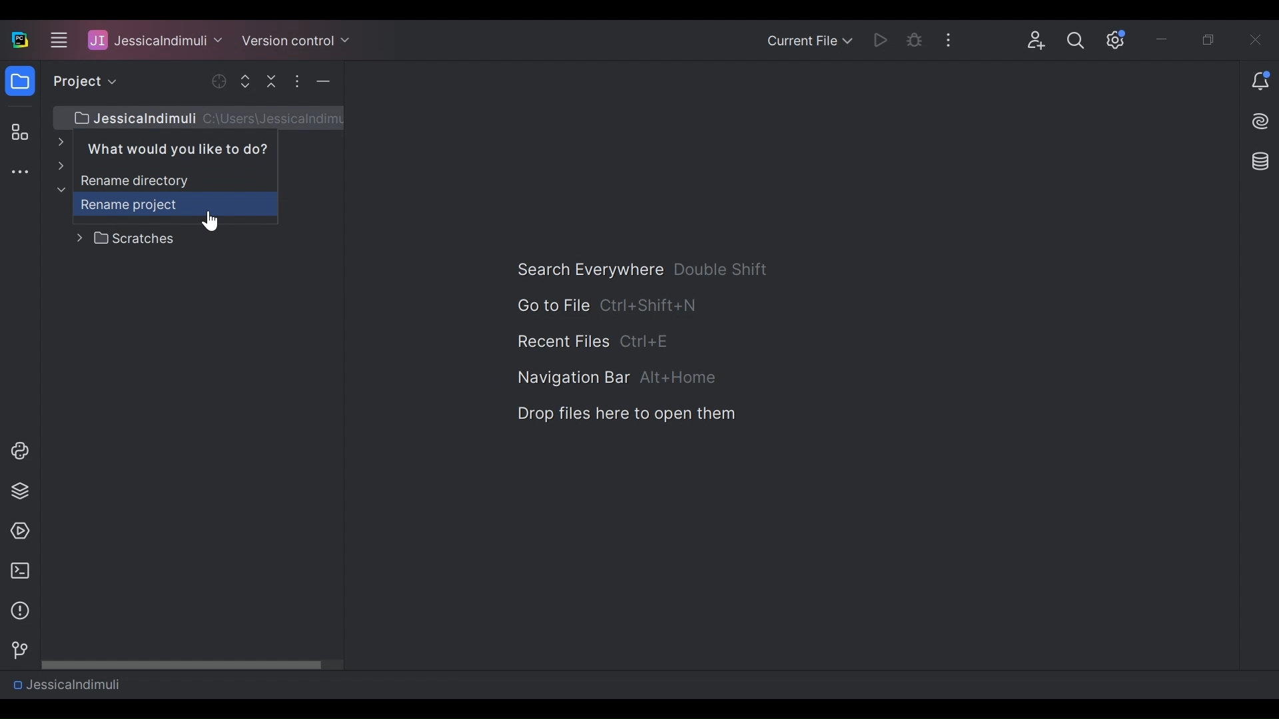 This screenshot has height=719, width=1279. Describe the element at coordinates (155, 39) in the screenshot. I see `Project Name` at that location.